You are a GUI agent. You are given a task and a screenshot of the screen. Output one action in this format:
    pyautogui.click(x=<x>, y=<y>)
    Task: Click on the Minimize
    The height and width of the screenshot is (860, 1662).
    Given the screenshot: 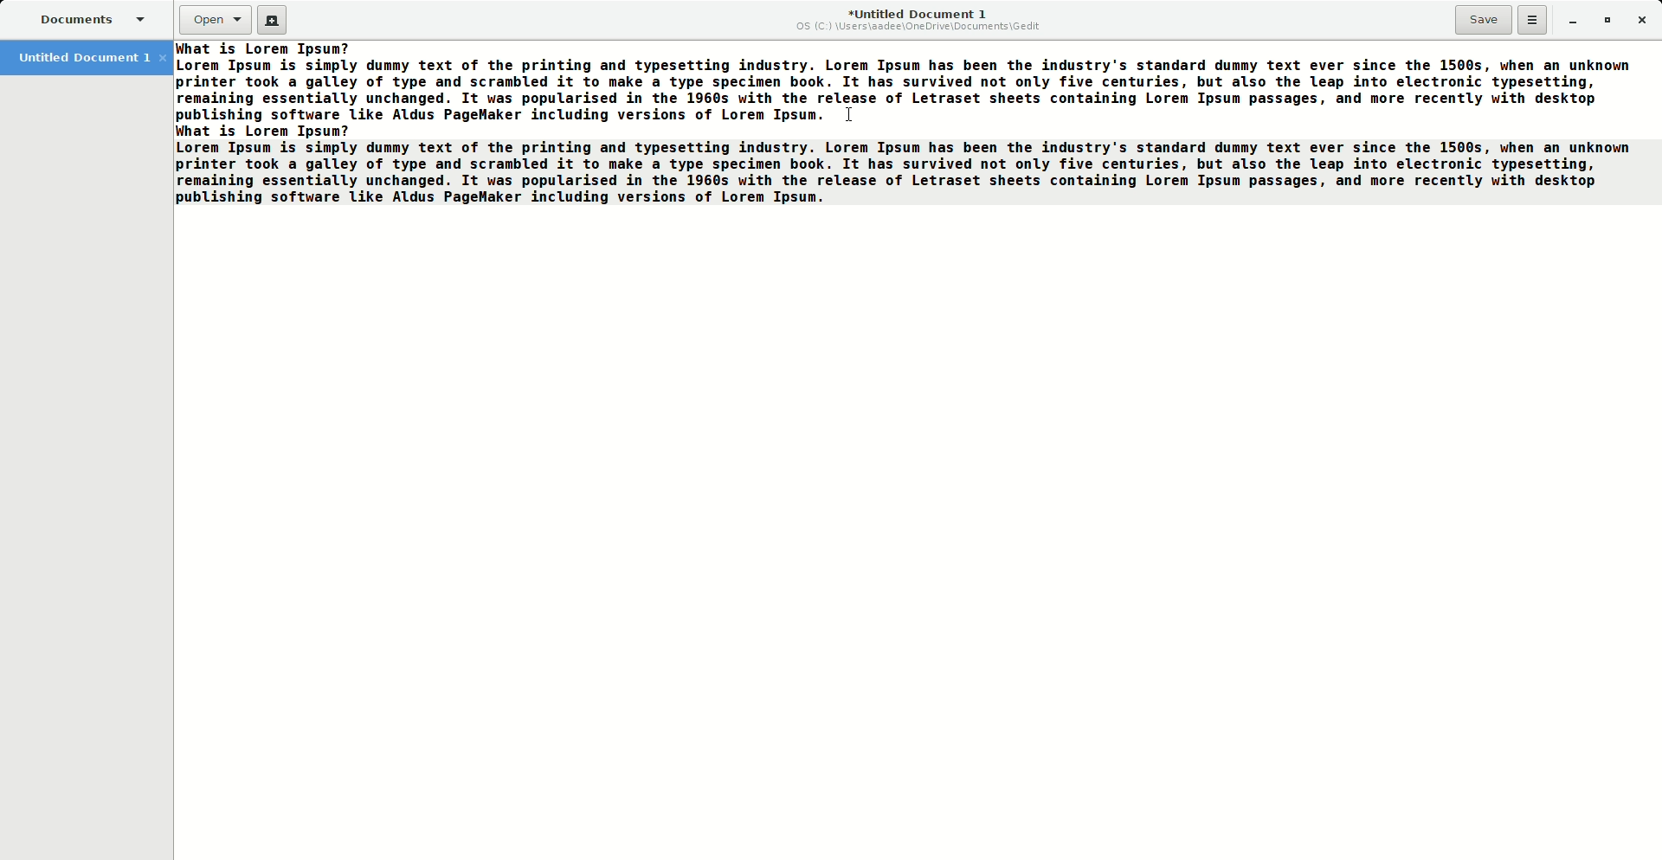 What is the action you would take?
    pyautogui.click(x=1567, y=20)
    